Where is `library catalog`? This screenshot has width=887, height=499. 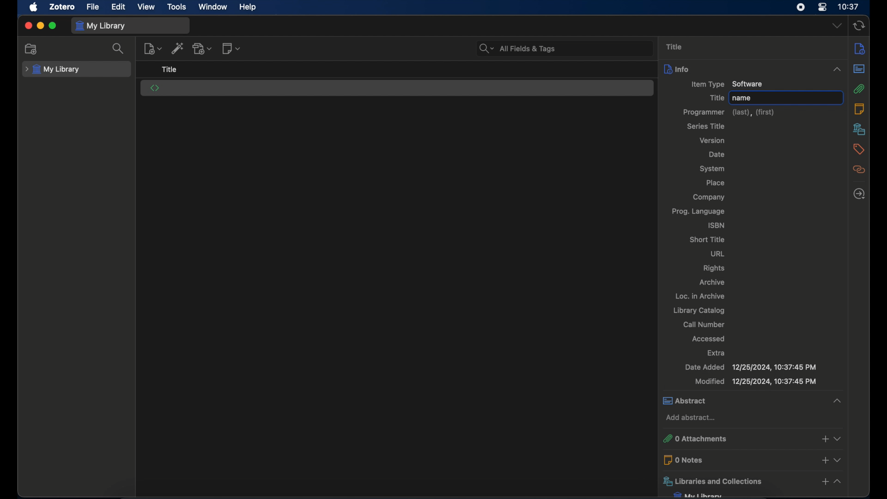 library catalog is located at coordinates (699, 310).